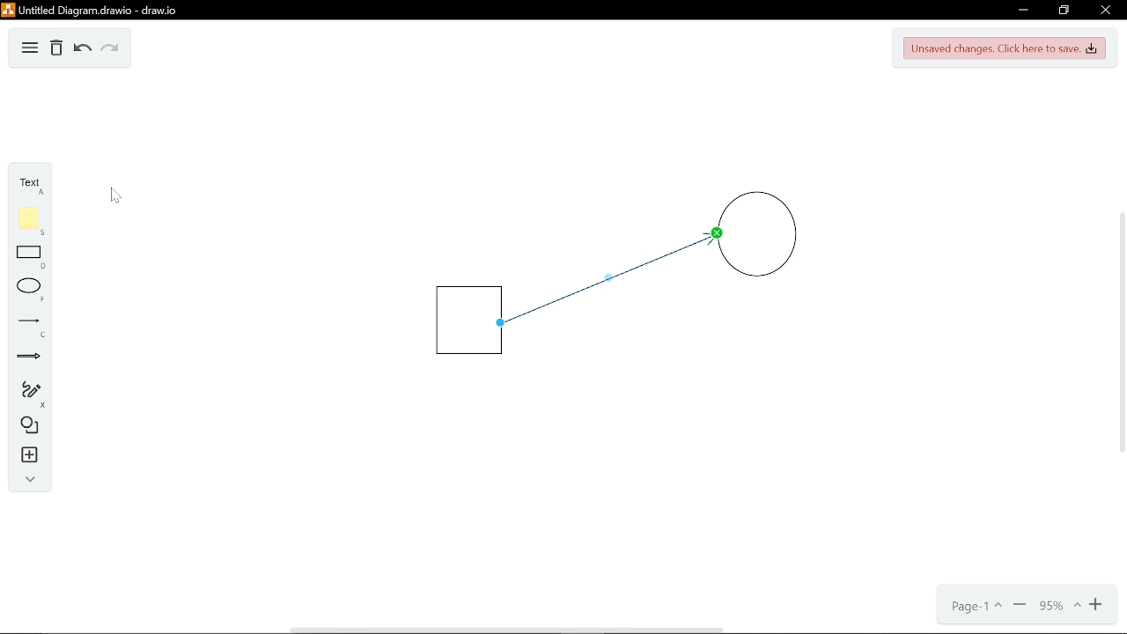  What do you see at coordinates (110, 49) in the screenshot?
I see `Redo` at bounding box center [110, 49].